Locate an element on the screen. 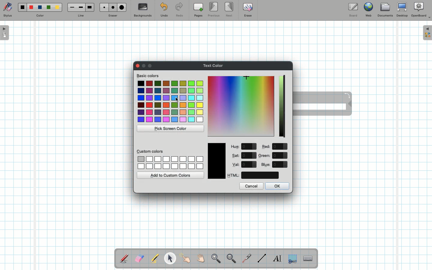  Selection is located at coordinates (292, 258).